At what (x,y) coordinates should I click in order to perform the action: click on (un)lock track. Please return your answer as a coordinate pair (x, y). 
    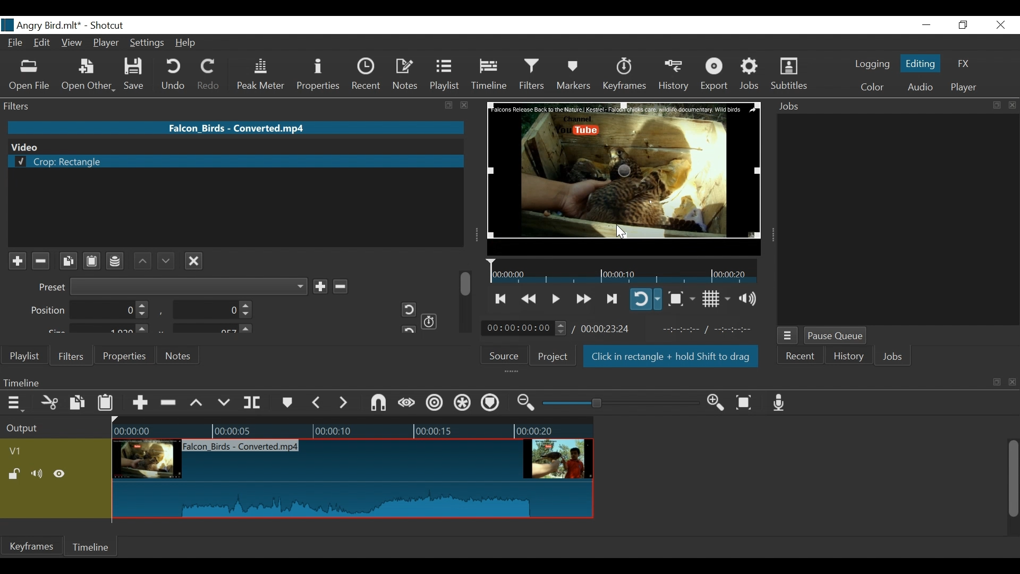
    Looking at the image, I should click on (16, 475).